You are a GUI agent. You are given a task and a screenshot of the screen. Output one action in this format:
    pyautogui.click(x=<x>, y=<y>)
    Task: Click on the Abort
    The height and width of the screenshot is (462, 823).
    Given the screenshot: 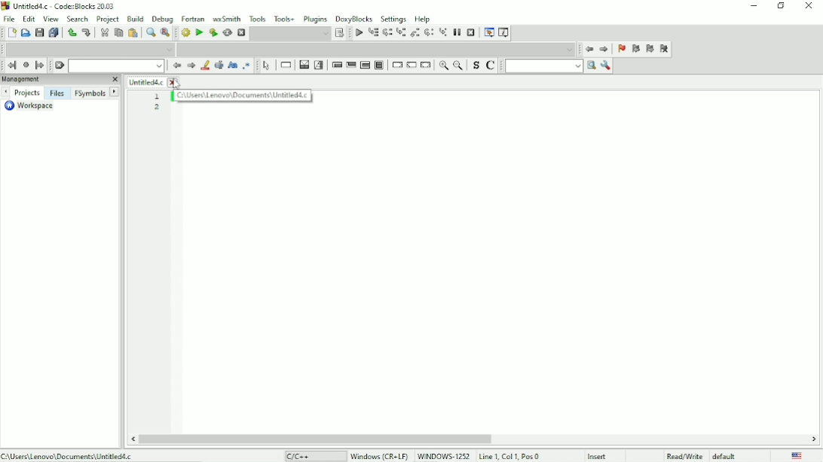 What is the action you would take?
    pyautogui.click(x=240, y=32)
    